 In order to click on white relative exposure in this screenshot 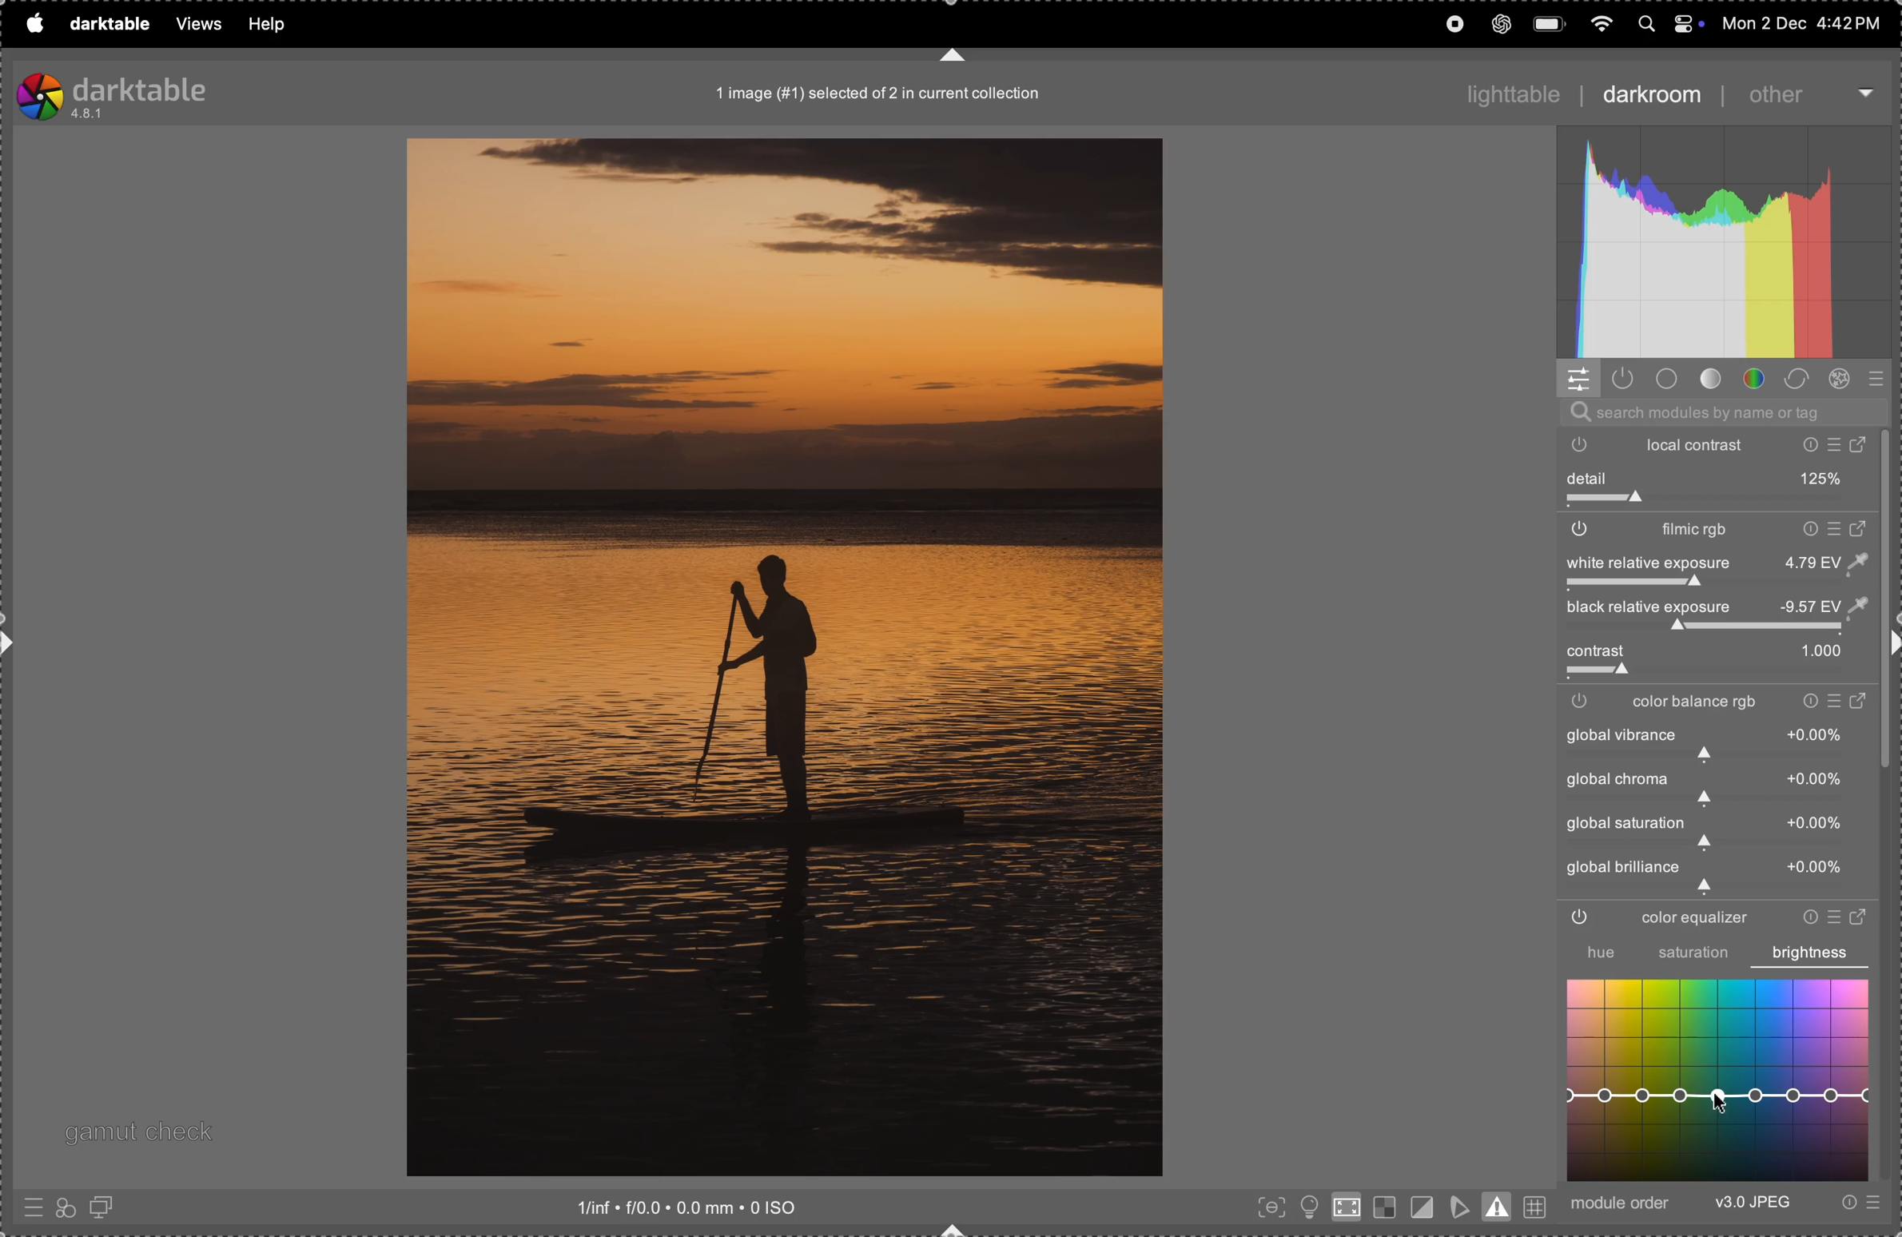, I will do `click(1714, 562)`.